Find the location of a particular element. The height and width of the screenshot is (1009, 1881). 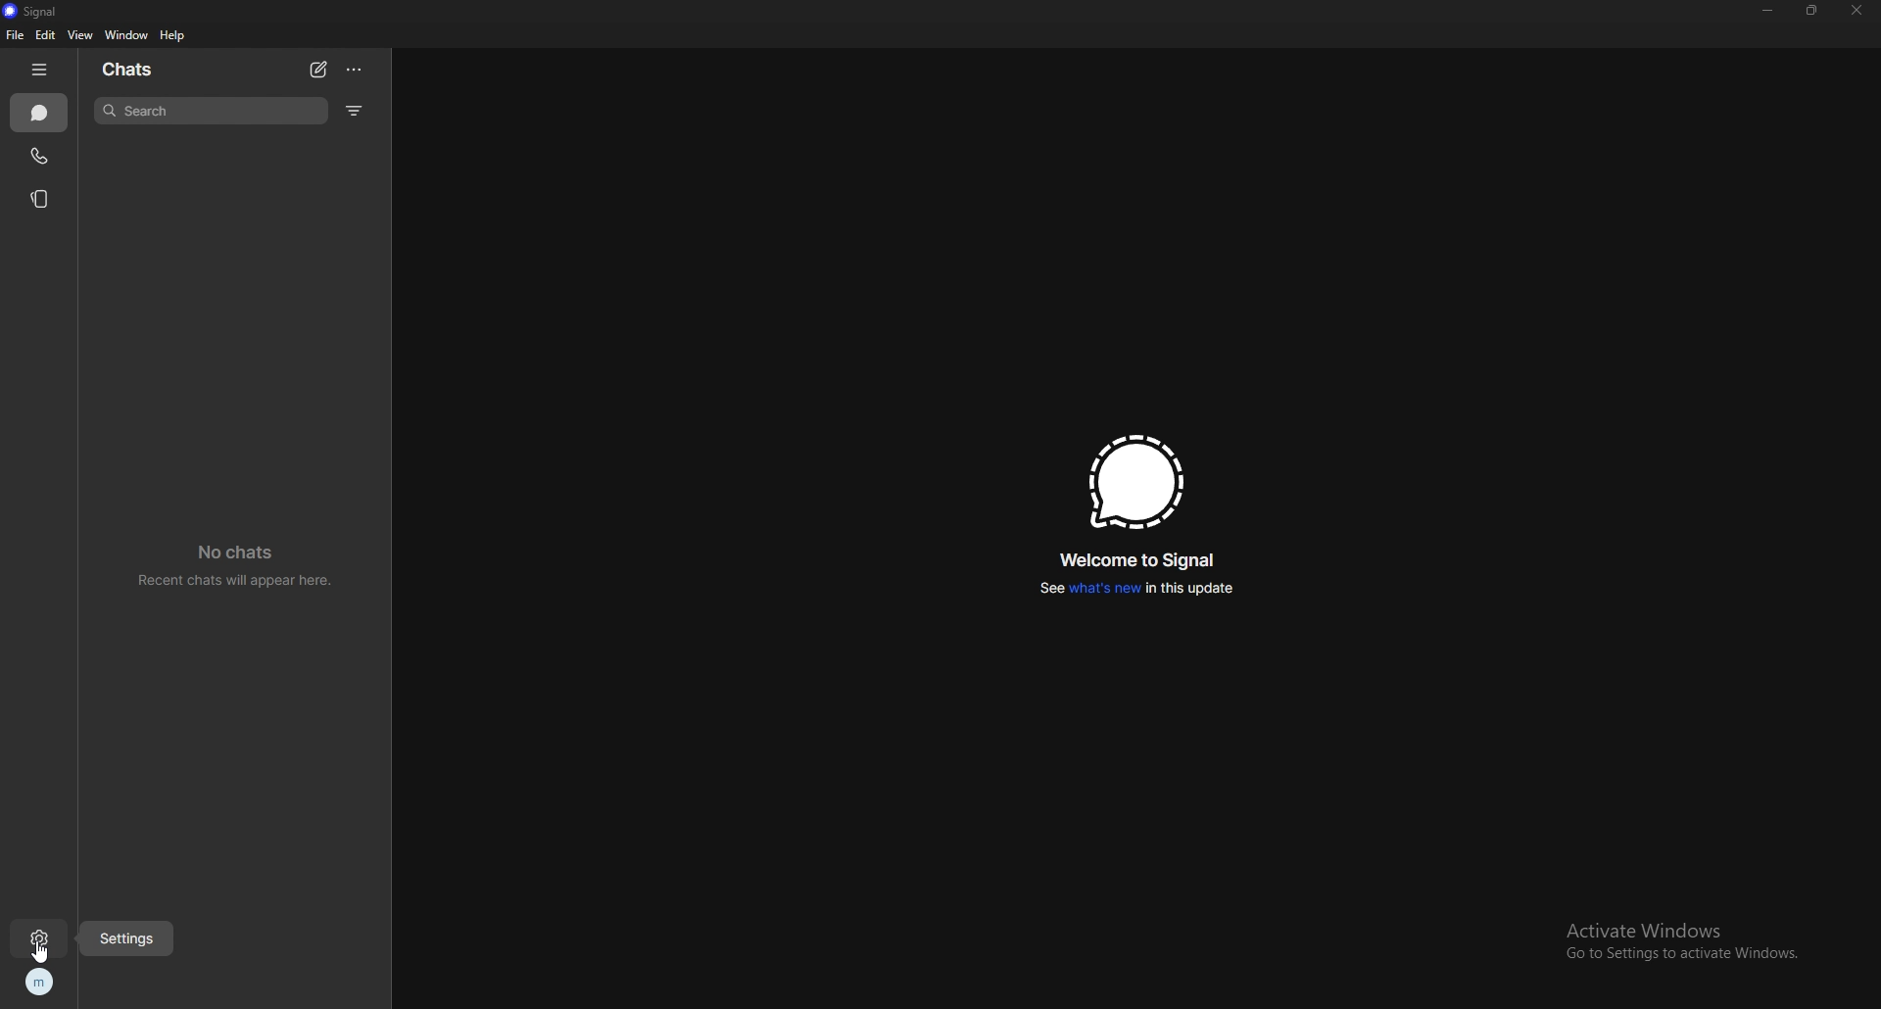

options is located at coordinates (356, 70).